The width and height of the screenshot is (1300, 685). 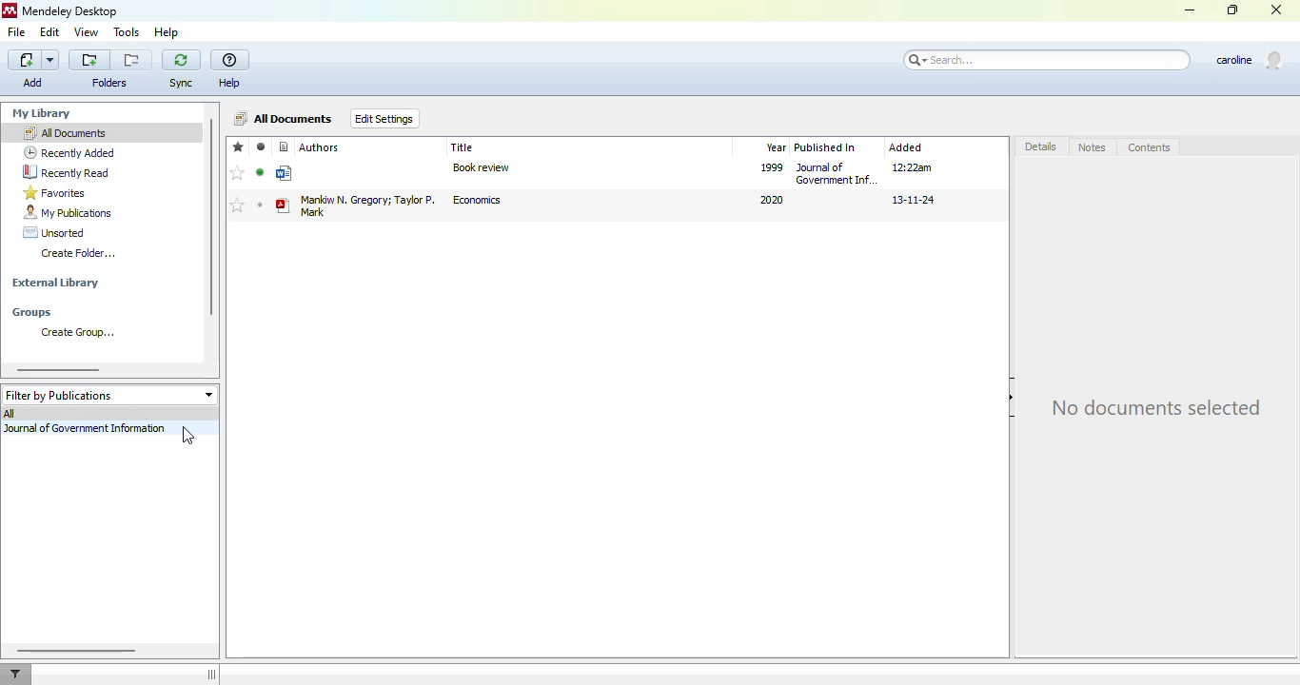 What do you see at coordinates (384, 119) in the screenshot?
I see `edit settings` at bounding box center [384, 119].